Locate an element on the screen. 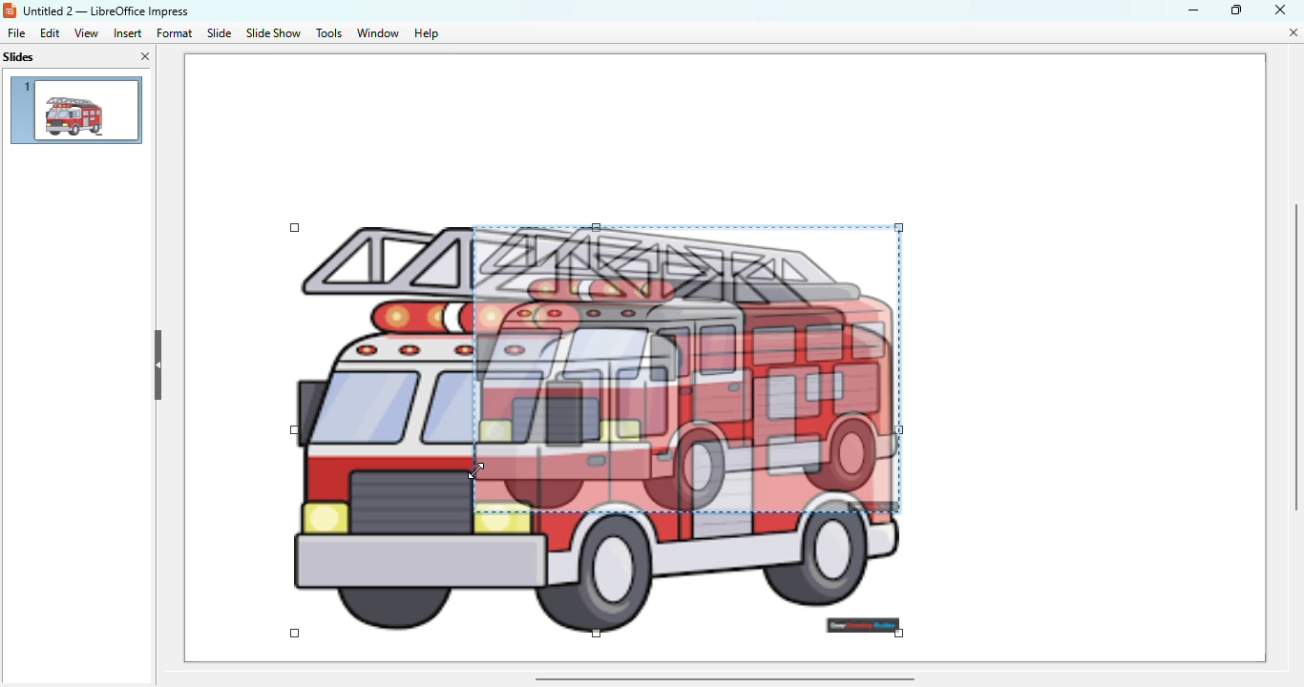 The image size is (1304, 687). help is located at coordinates (427, 33).